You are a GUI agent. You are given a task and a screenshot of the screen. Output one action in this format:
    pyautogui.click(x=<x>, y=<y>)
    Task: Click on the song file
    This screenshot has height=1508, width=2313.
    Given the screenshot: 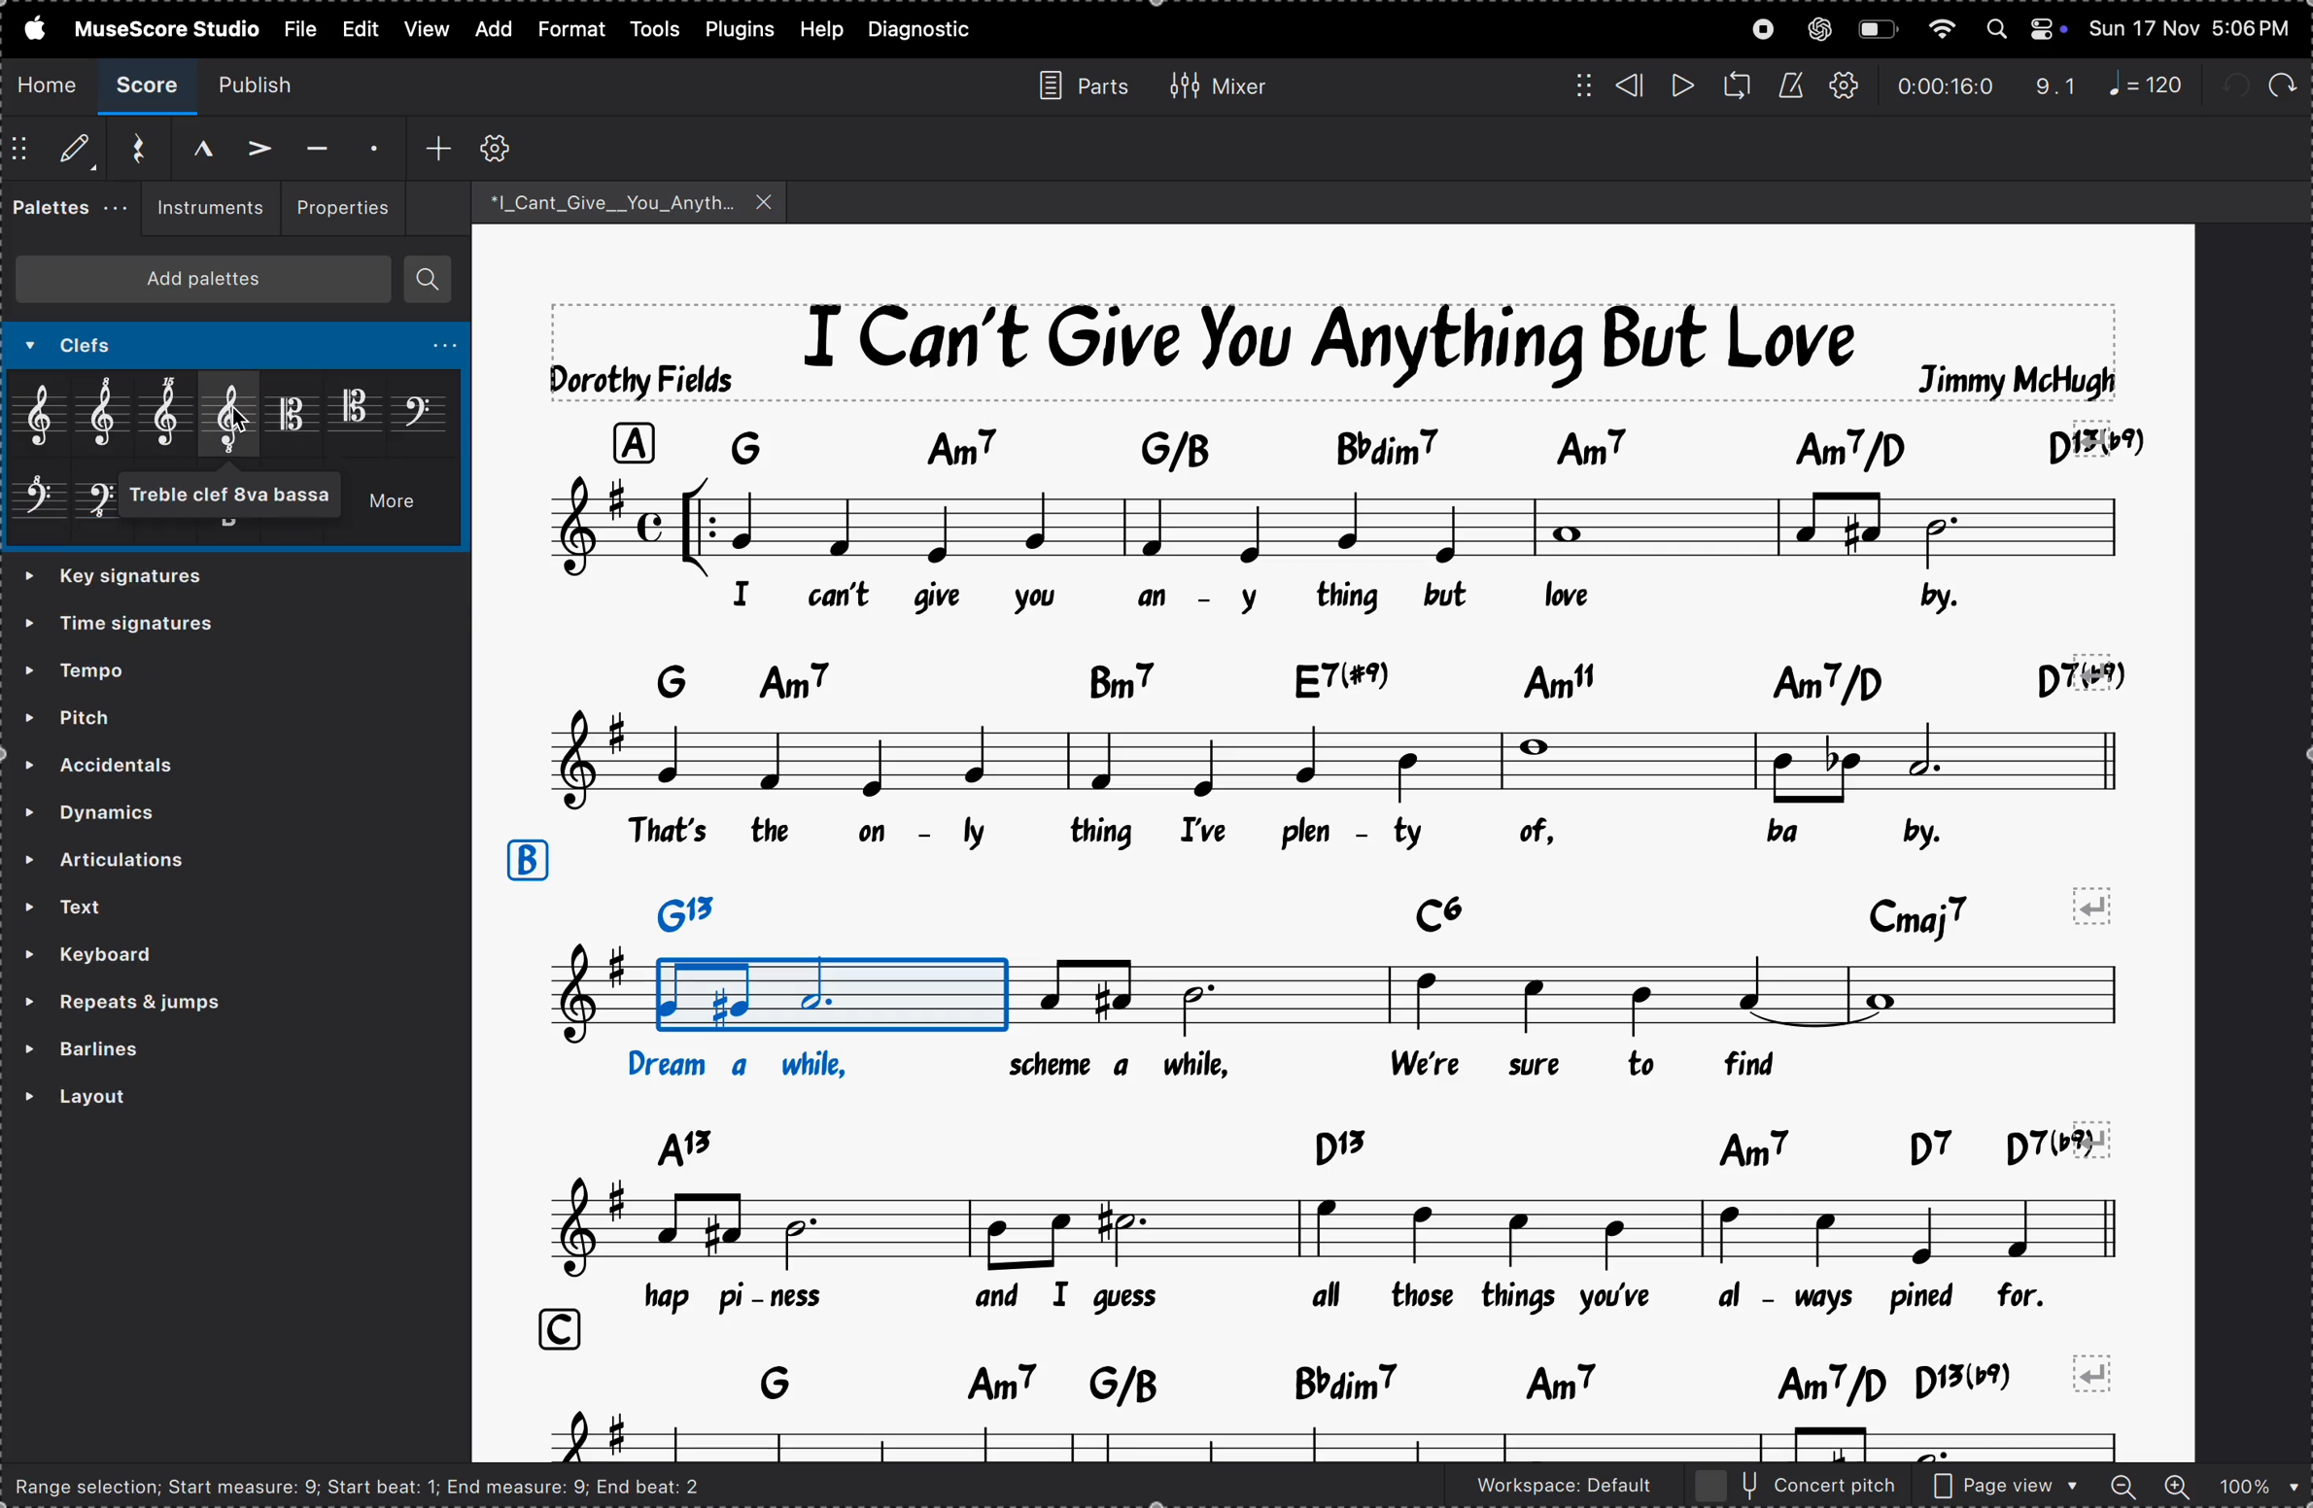 What is the action you would take?
    pyautogui.click(x=631, y=201)
    